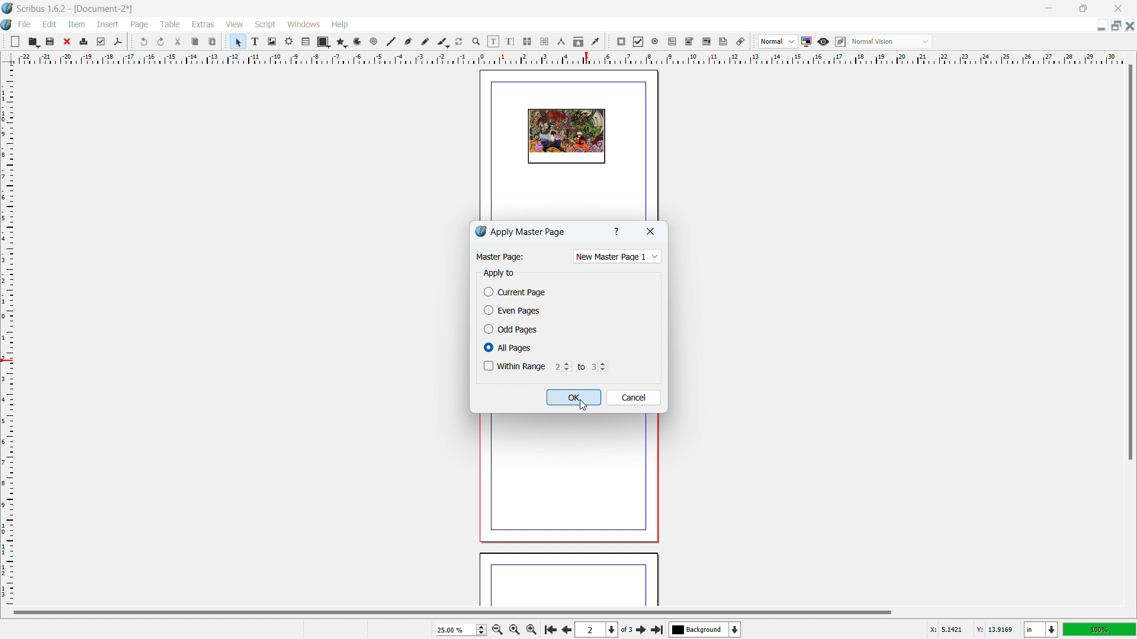 The width and height of the screenshot is (1137, 639). Describe the element at coordinates (226, 40) in the screenshot. I see `move toolbox` at that location.